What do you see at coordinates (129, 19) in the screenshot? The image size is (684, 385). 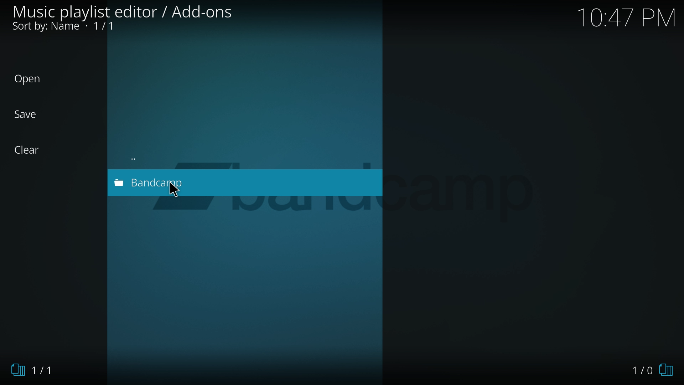 I see `Music playlist editor/Add-ons` at bounding box center [129, 19].